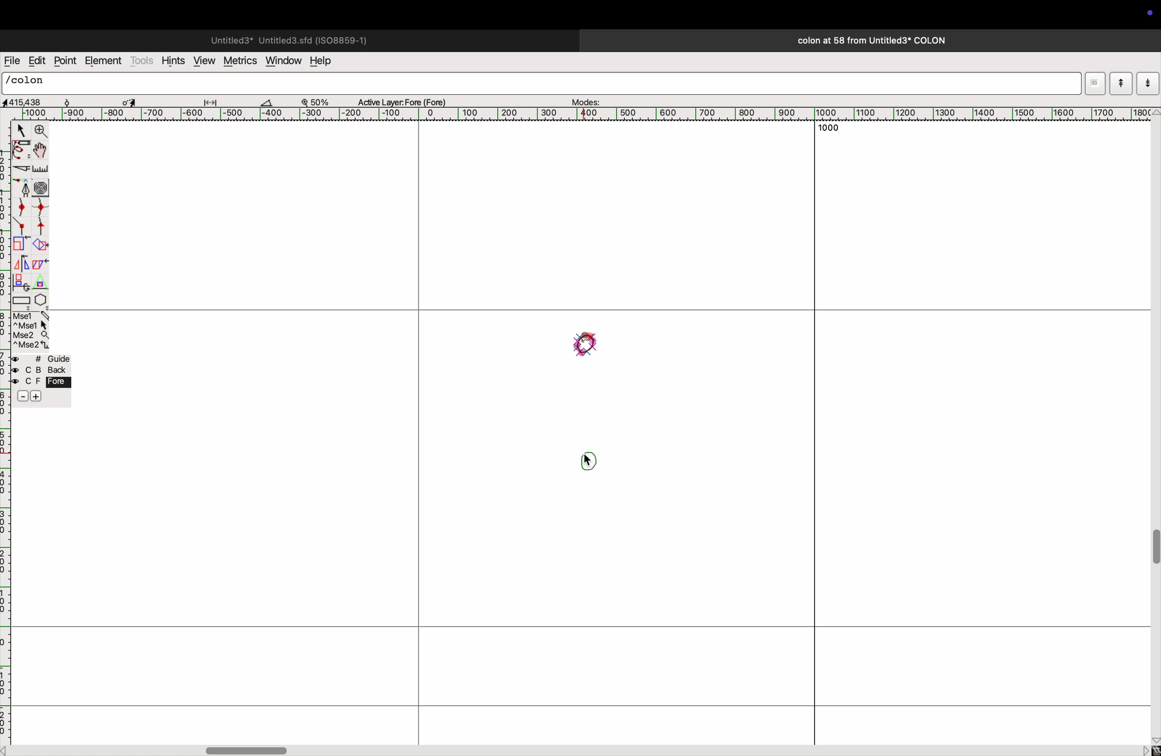 The height and width of the screenshot is (756, 1161). What do you see at coordinates (406, 100) in the screenshot?
I see `active layer` at bounding box center [406, 100].